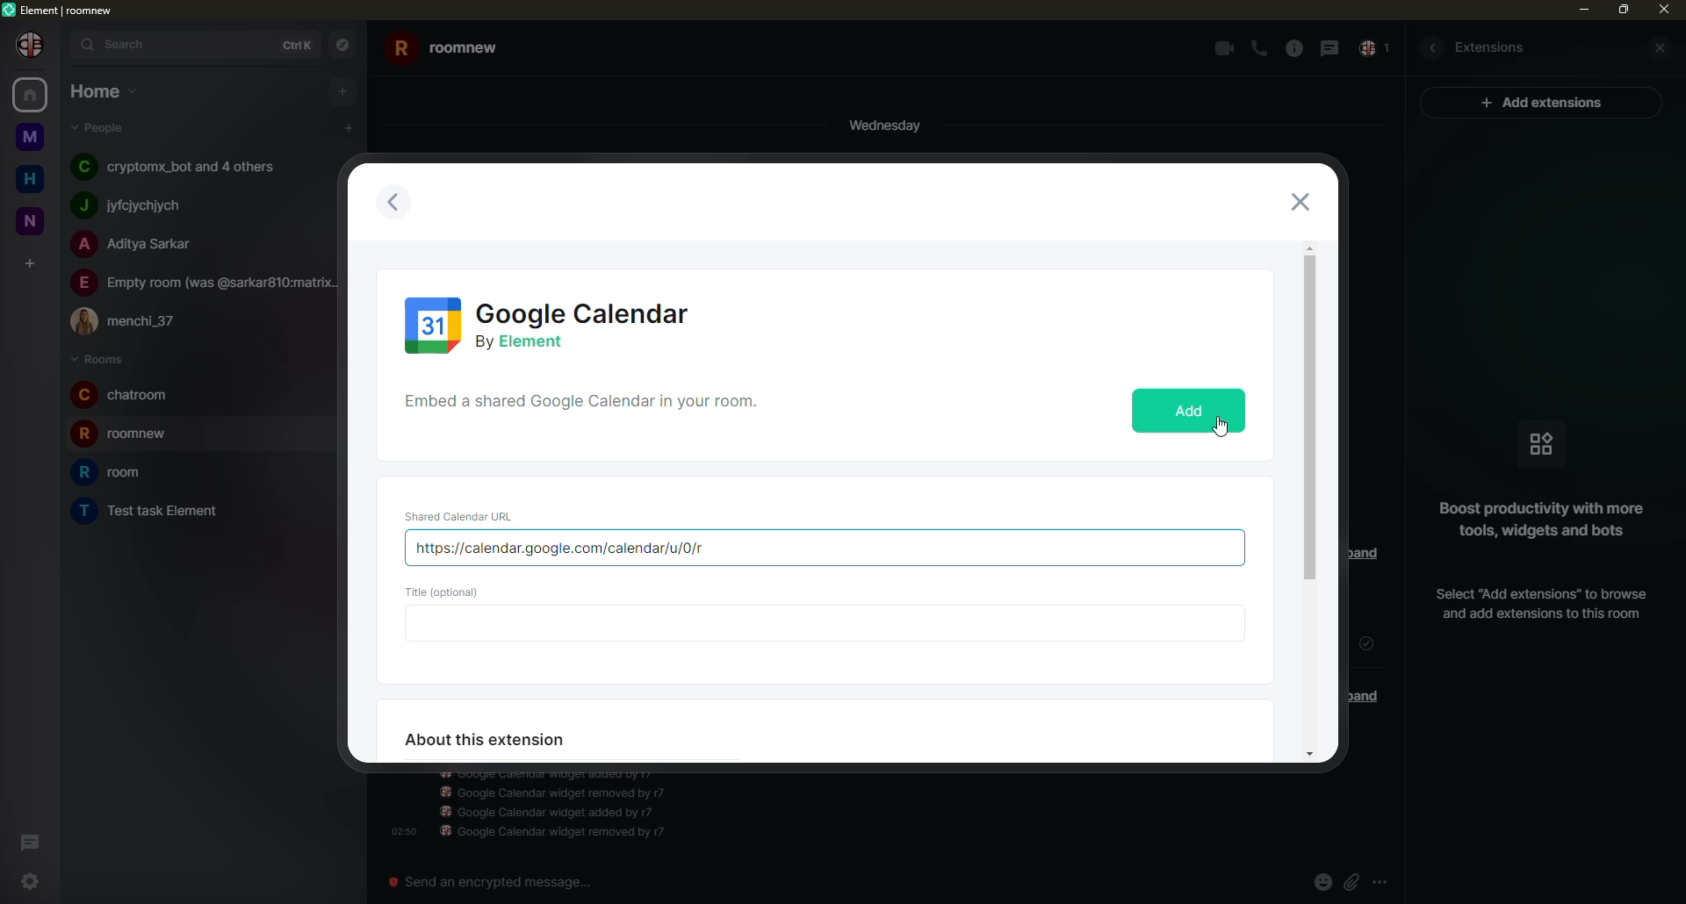  Describe the element at coordinates (35, 886) in the screenshot. I see `settings` at that location.